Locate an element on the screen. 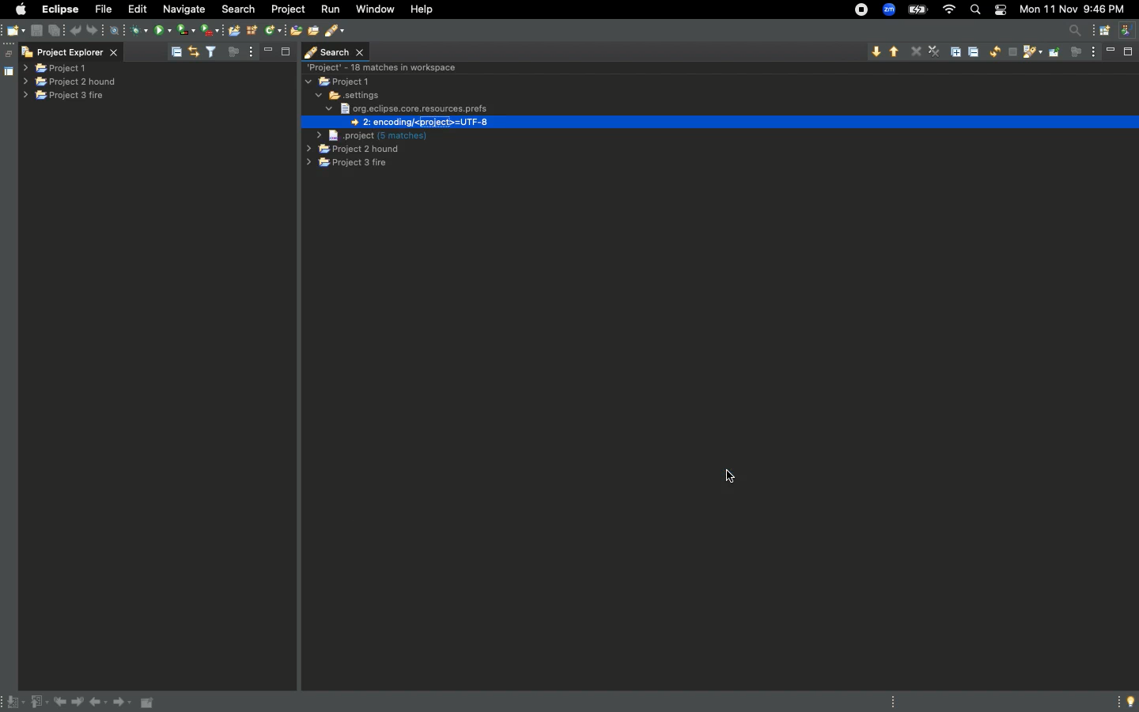  project explorer is located at coordinates (70, 52).